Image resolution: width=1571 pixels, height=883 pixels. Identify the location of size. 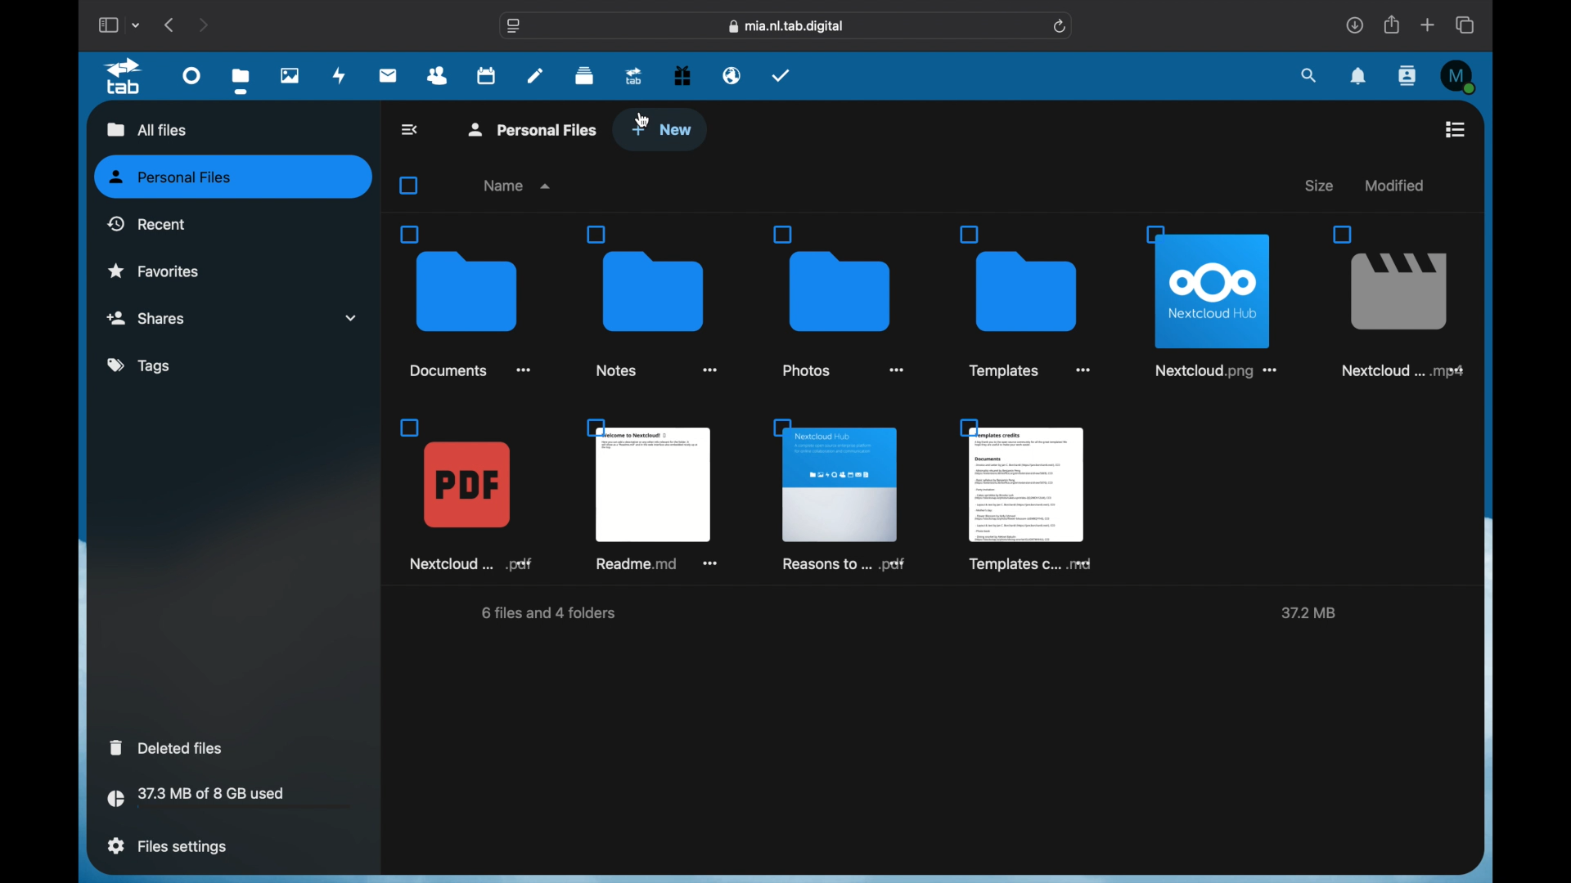
(1321, 186).